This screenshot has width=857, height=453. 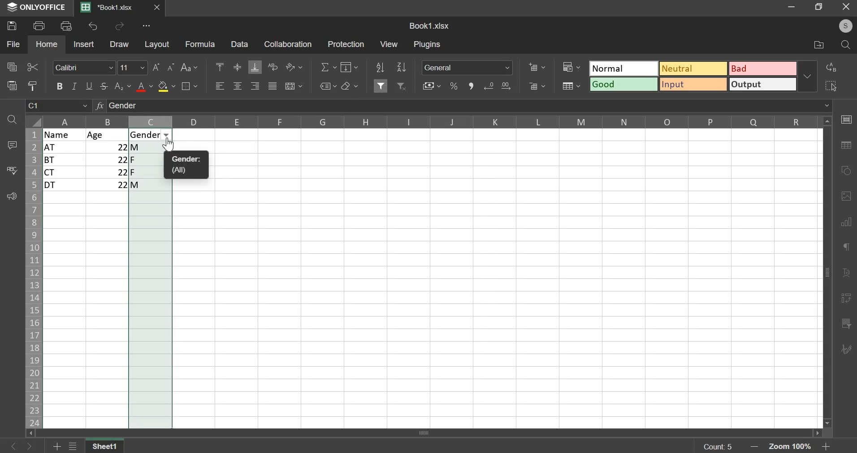 I want to click on plugins, so click(x=428, y=45).